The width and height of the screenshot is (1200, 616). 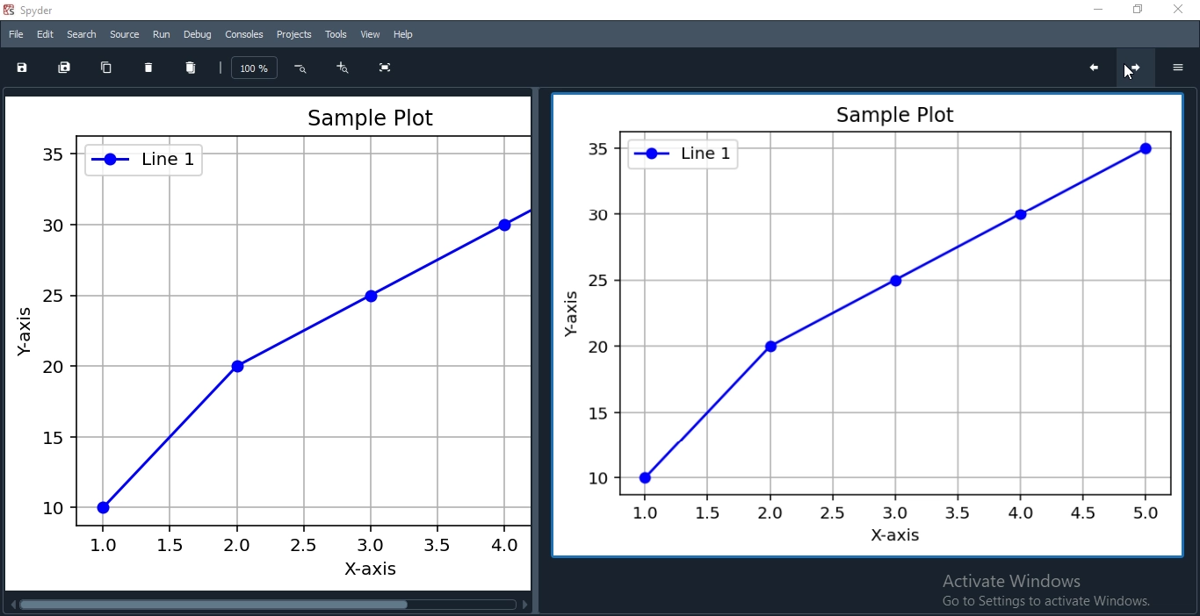 What do you see at coordinates (268, 605) in the screenshot?
I see `scroll bar` at bounding box center [268, 605].